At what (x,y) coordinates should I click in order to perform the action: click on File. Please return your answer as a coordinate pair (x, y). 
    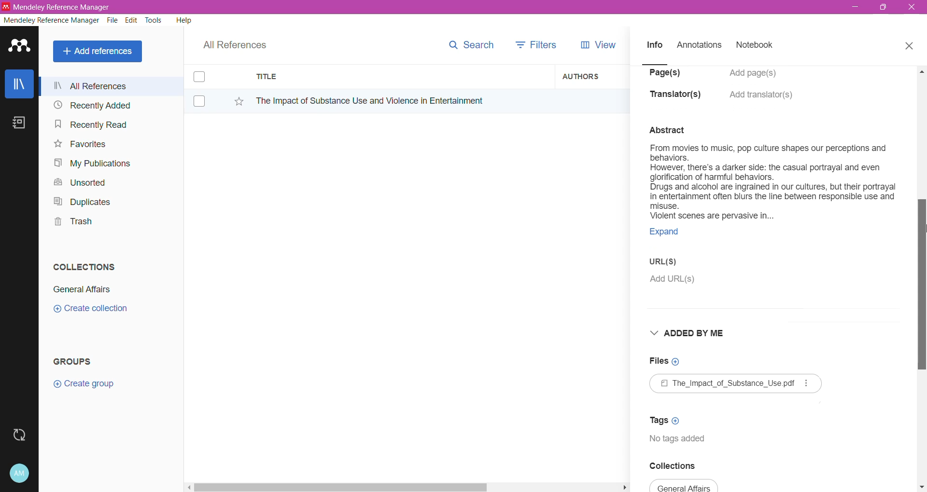
    Looking at the image, I should click on (112, 21).